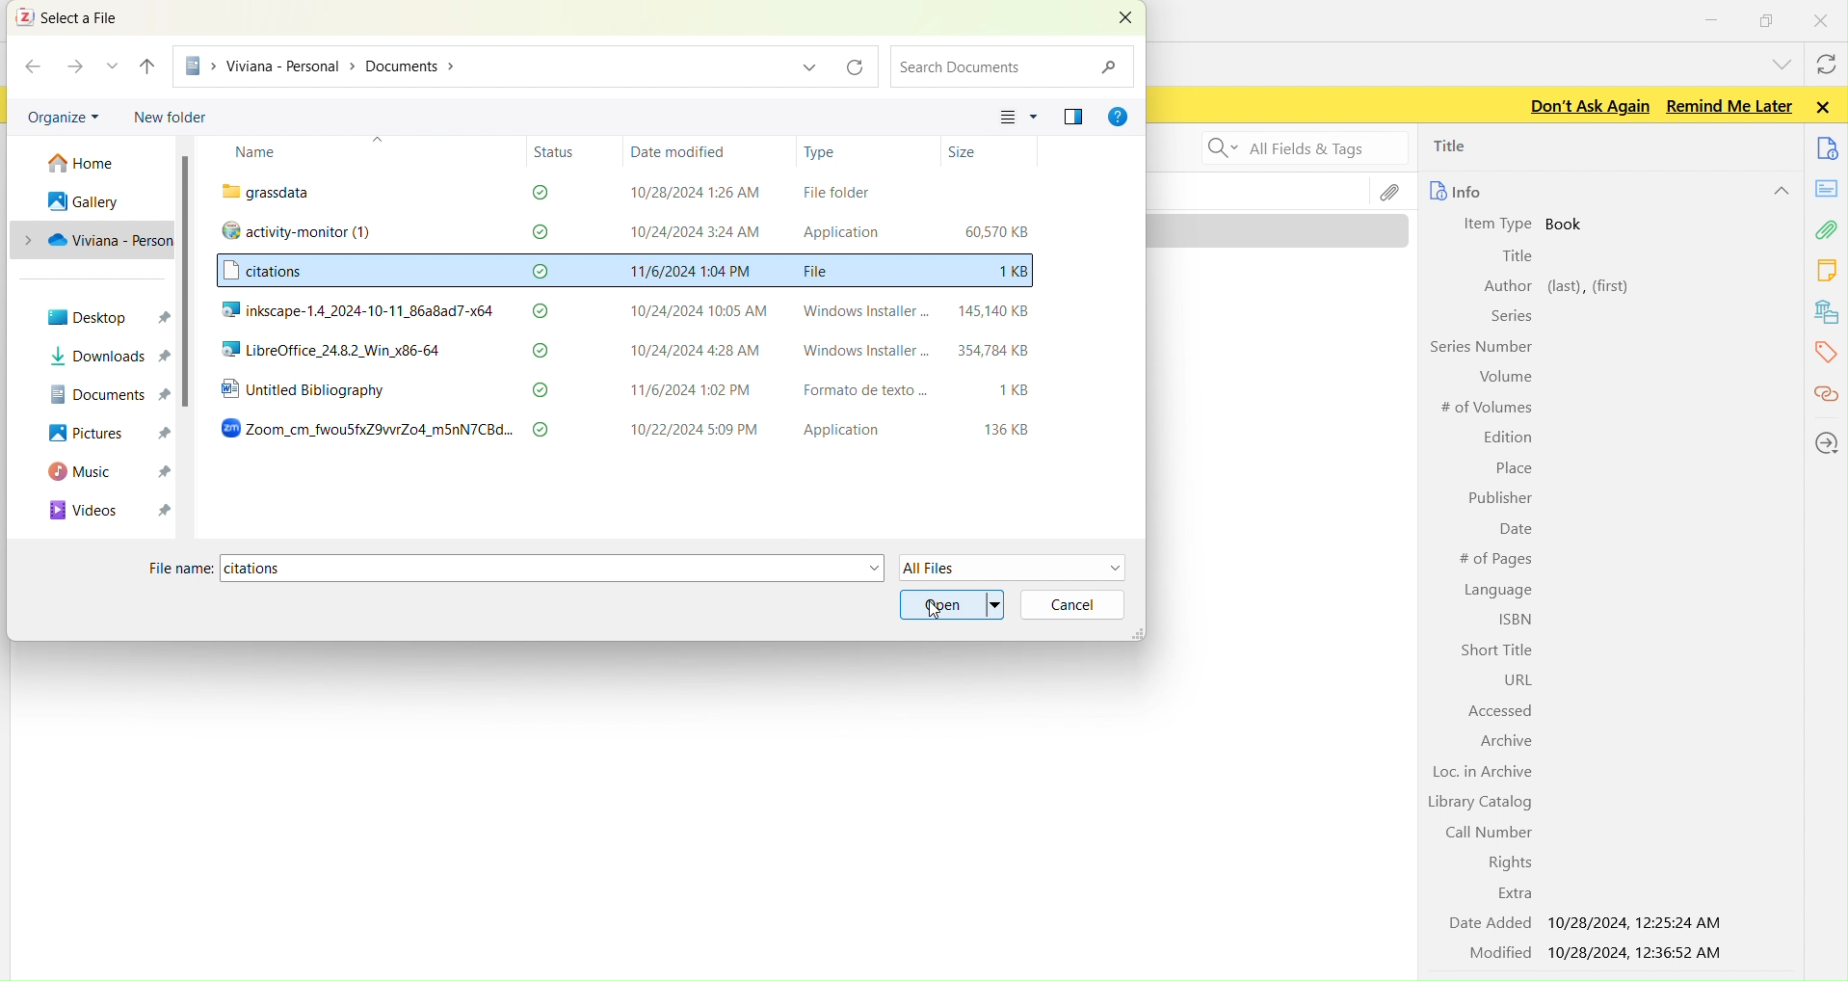 Image resolution: width=1848 pixels, height=981 pixels. What do you see at coordinates (860, 310) in the screenshot?
I see `Windows Installer - ` at bounding box center [860, 310].